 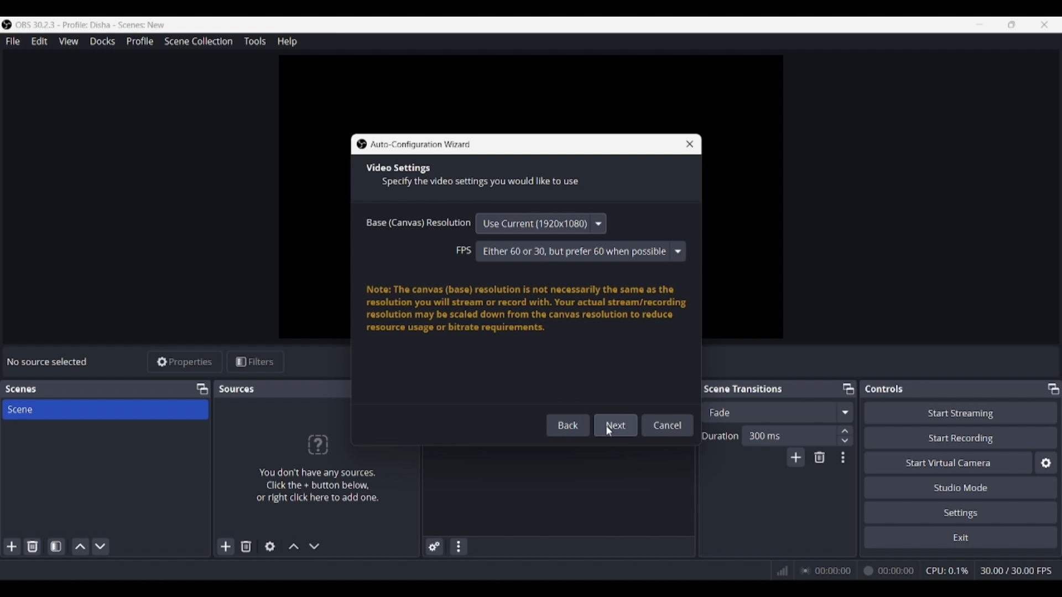 What do you see at coordinates (294, 546) in the screenshot?
I see `Move source up` at bounding box center [294, 546].